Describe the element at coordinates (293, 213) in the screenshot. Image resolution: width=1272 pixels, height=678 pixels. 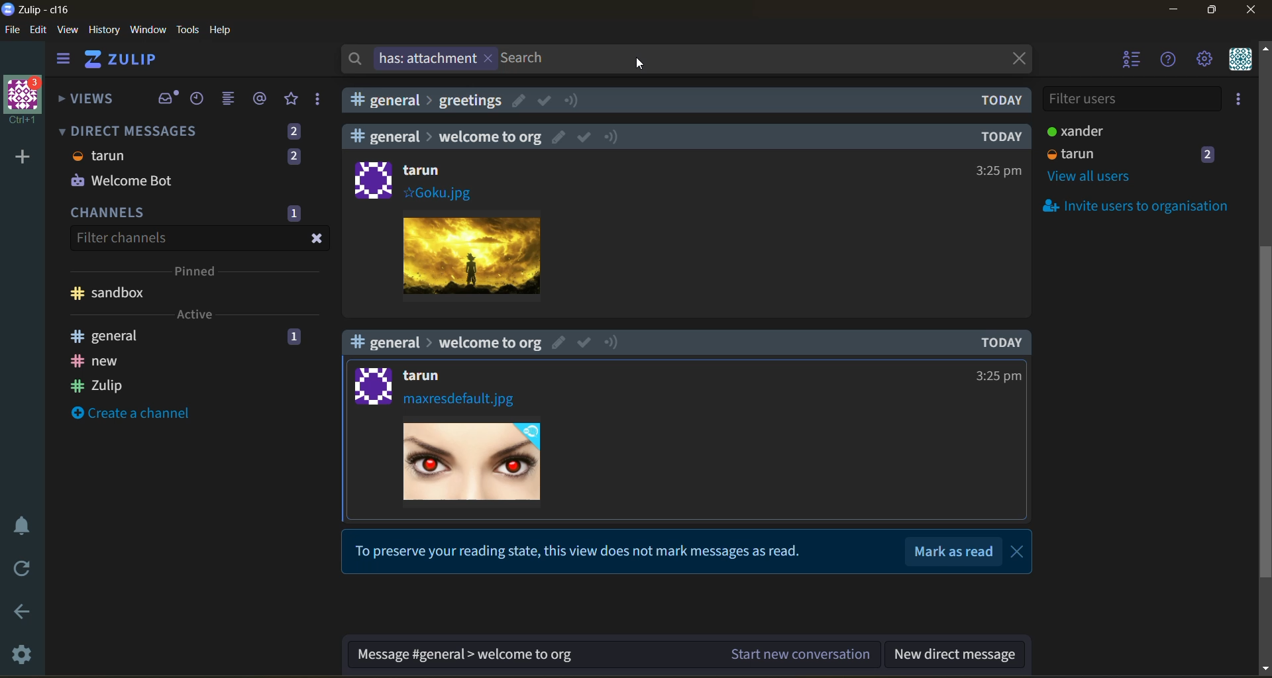
I see `1` at that location.